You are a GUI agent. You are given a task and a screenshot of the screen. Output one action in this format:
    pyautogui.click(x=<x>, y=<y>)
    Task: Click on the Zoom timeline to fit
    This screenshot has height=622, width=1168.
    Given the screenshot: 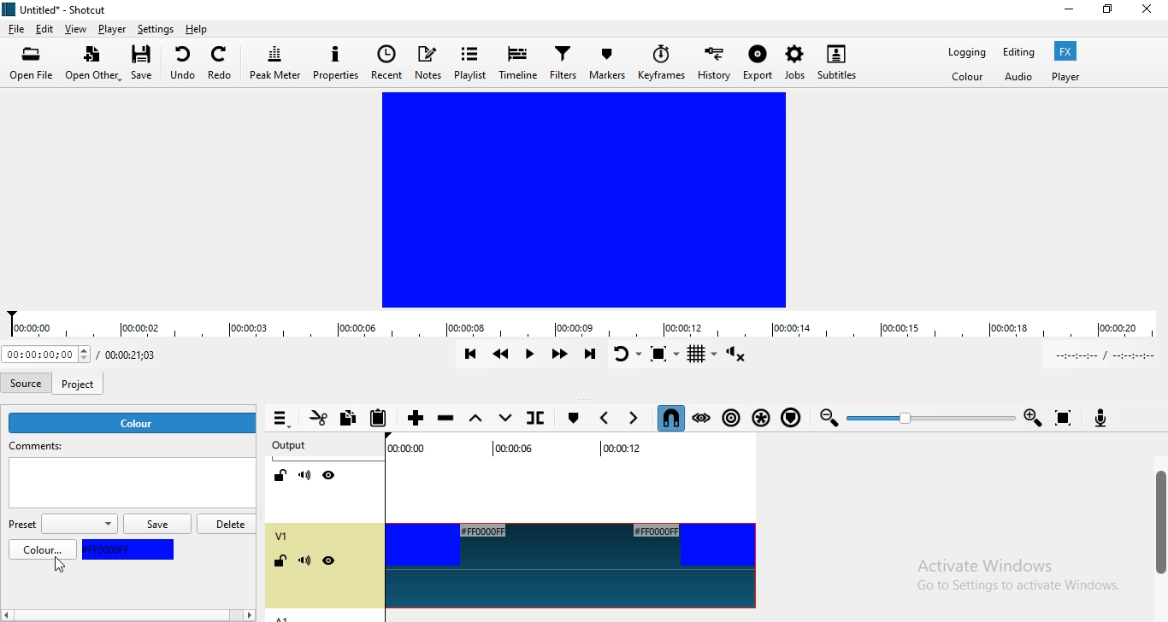 What is the action you would take?
    pyautogui.click(x=1063, y=418)
    